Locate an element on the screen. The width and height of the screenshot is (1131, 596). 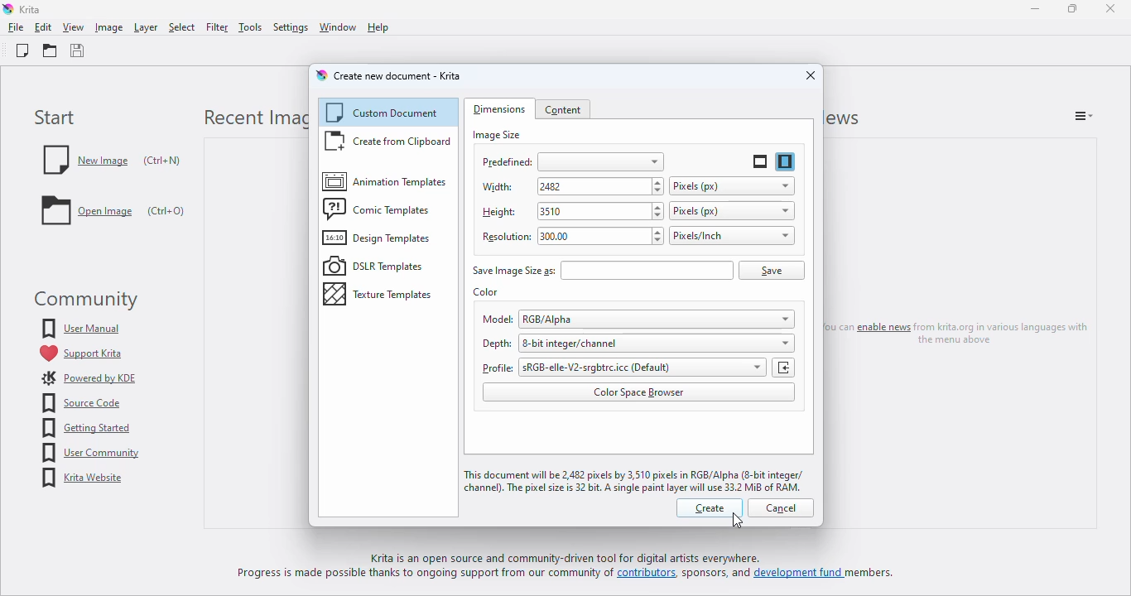
logo is located at coordinates (321, 75).